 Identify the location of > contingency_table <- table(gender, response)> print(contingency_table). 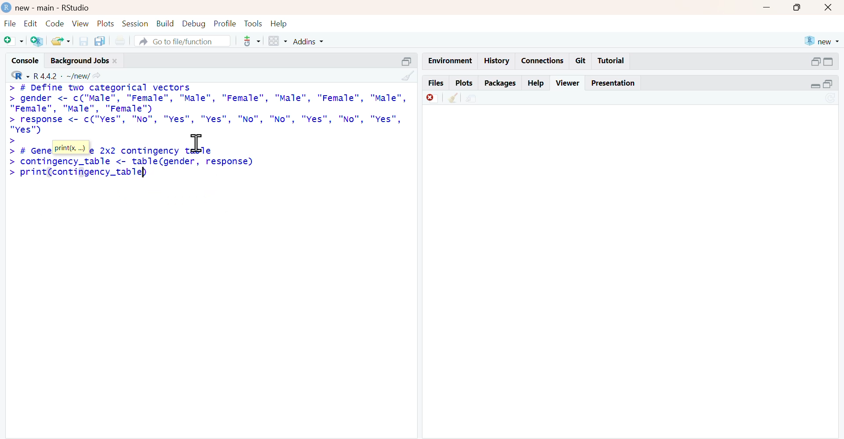
(132, 168).